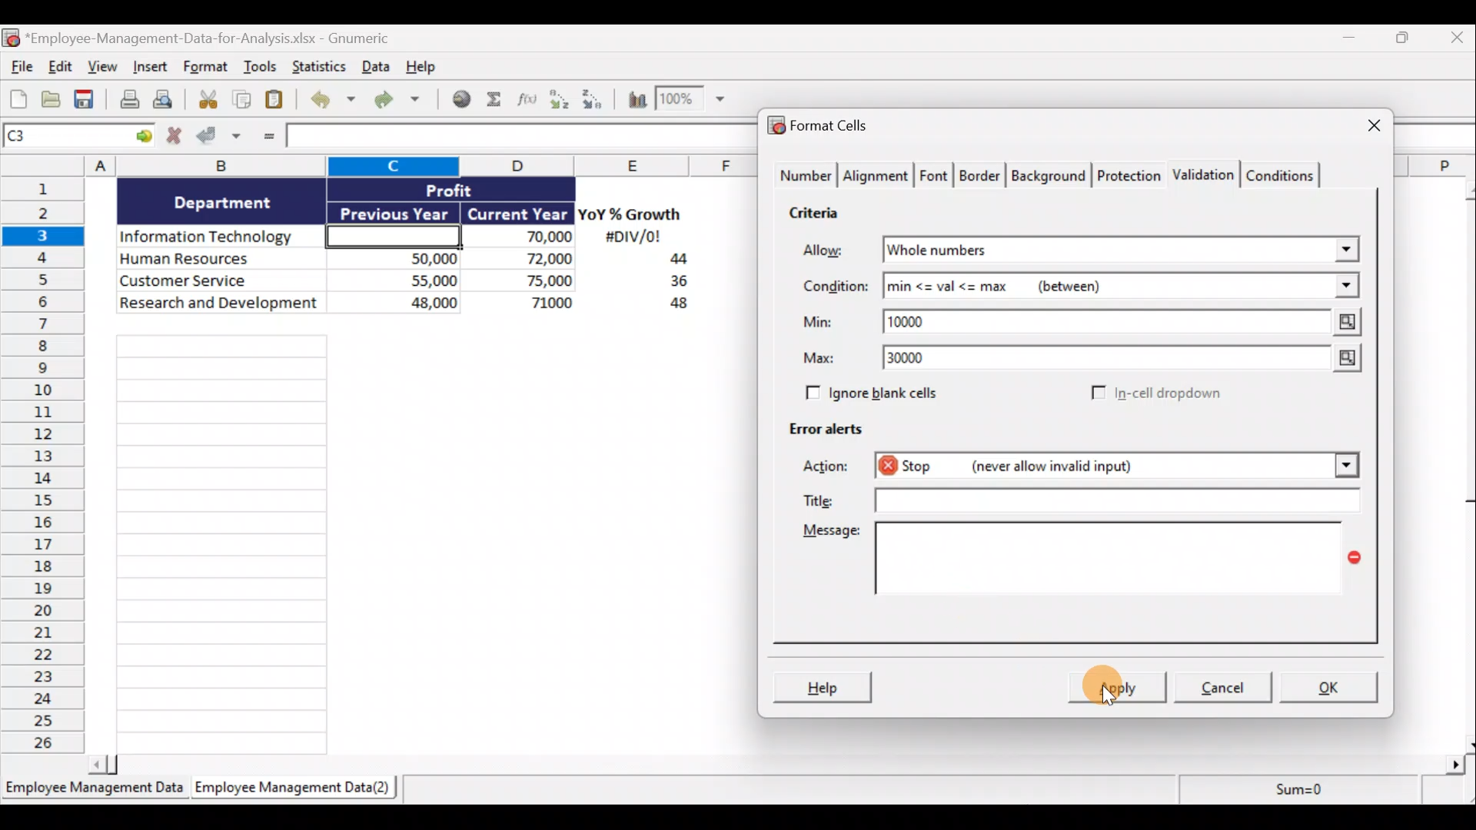  What do you see at coordinates (389, 234) in the screenshot?
I see `Cell C3` at bounding box center [389, 234].